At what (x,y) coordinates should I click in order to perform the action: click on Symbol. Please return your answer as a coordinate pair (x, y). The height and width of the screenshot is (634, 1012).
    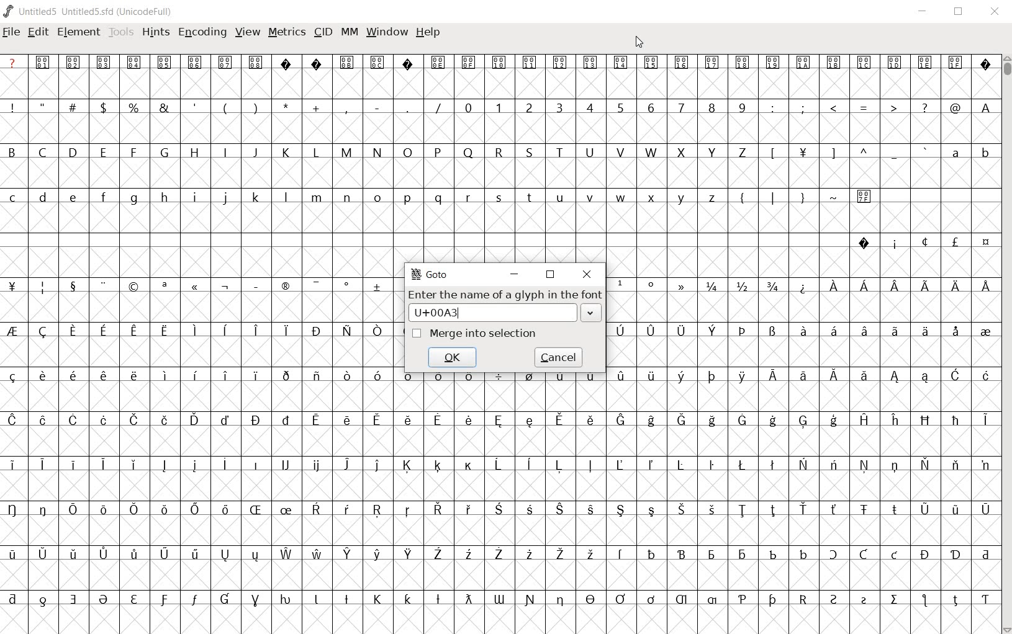
    Looking at the image, I should click on (803, 553).